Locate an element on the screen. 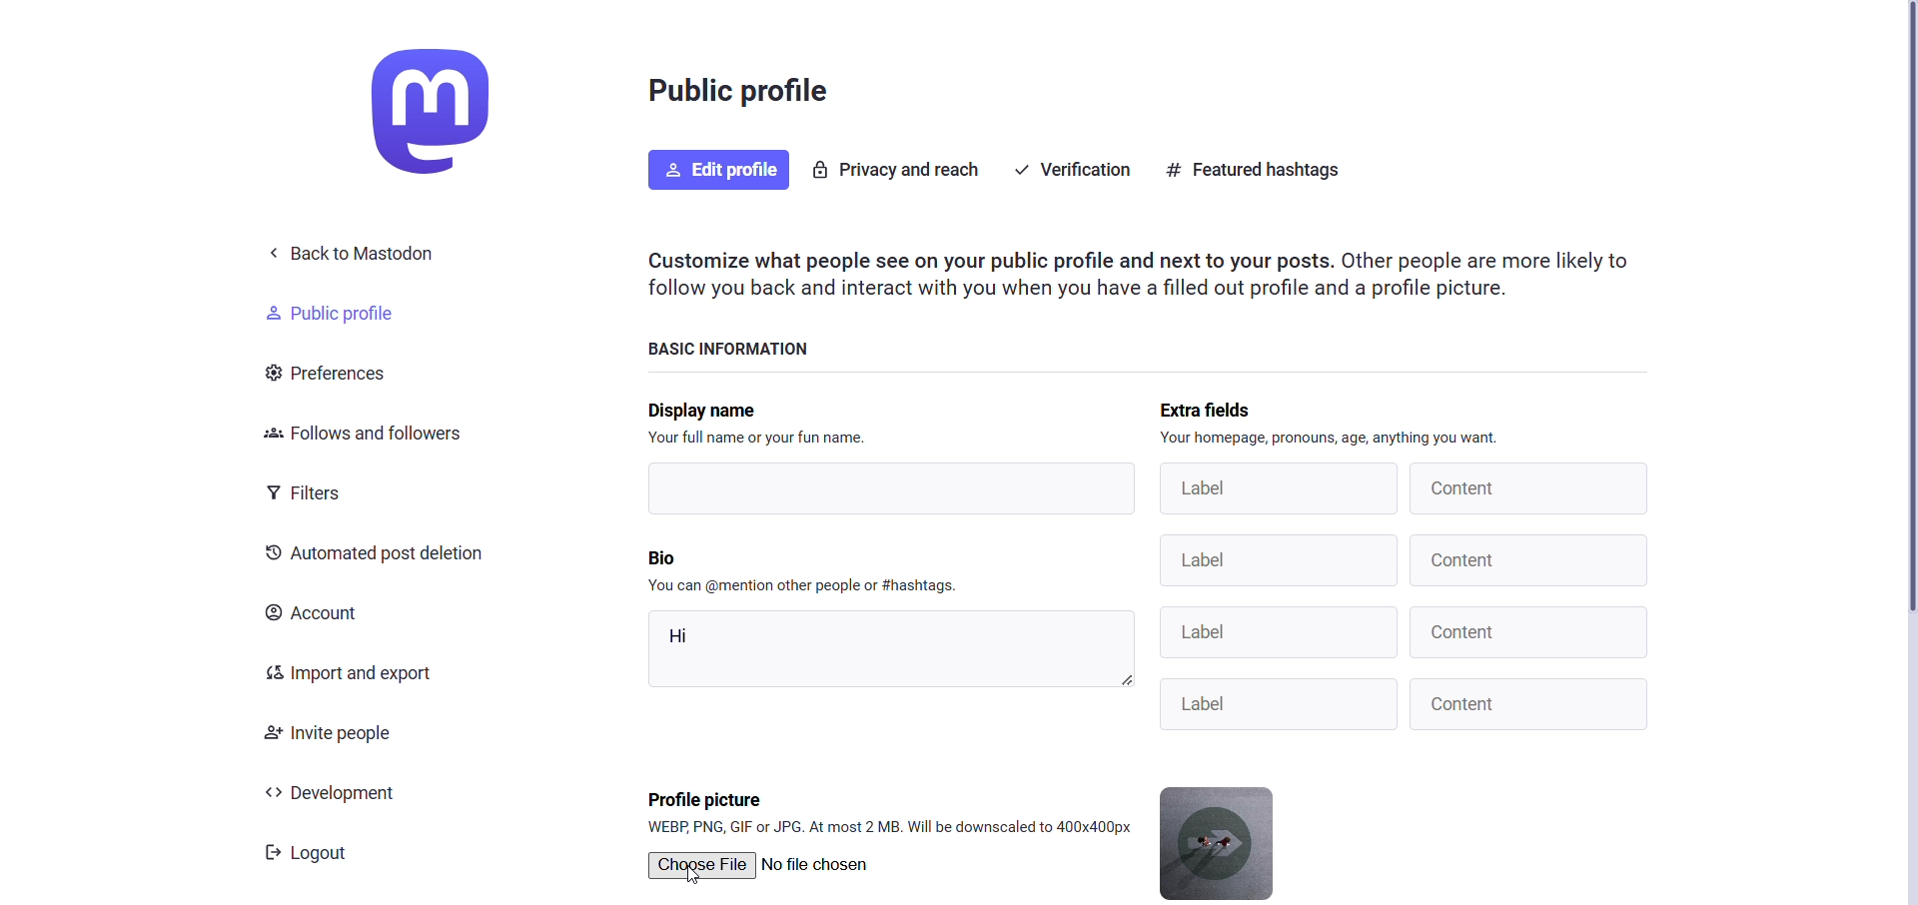 The width and height of the screenshot is (1918, 905). label is located at coordinates (1279, 489).